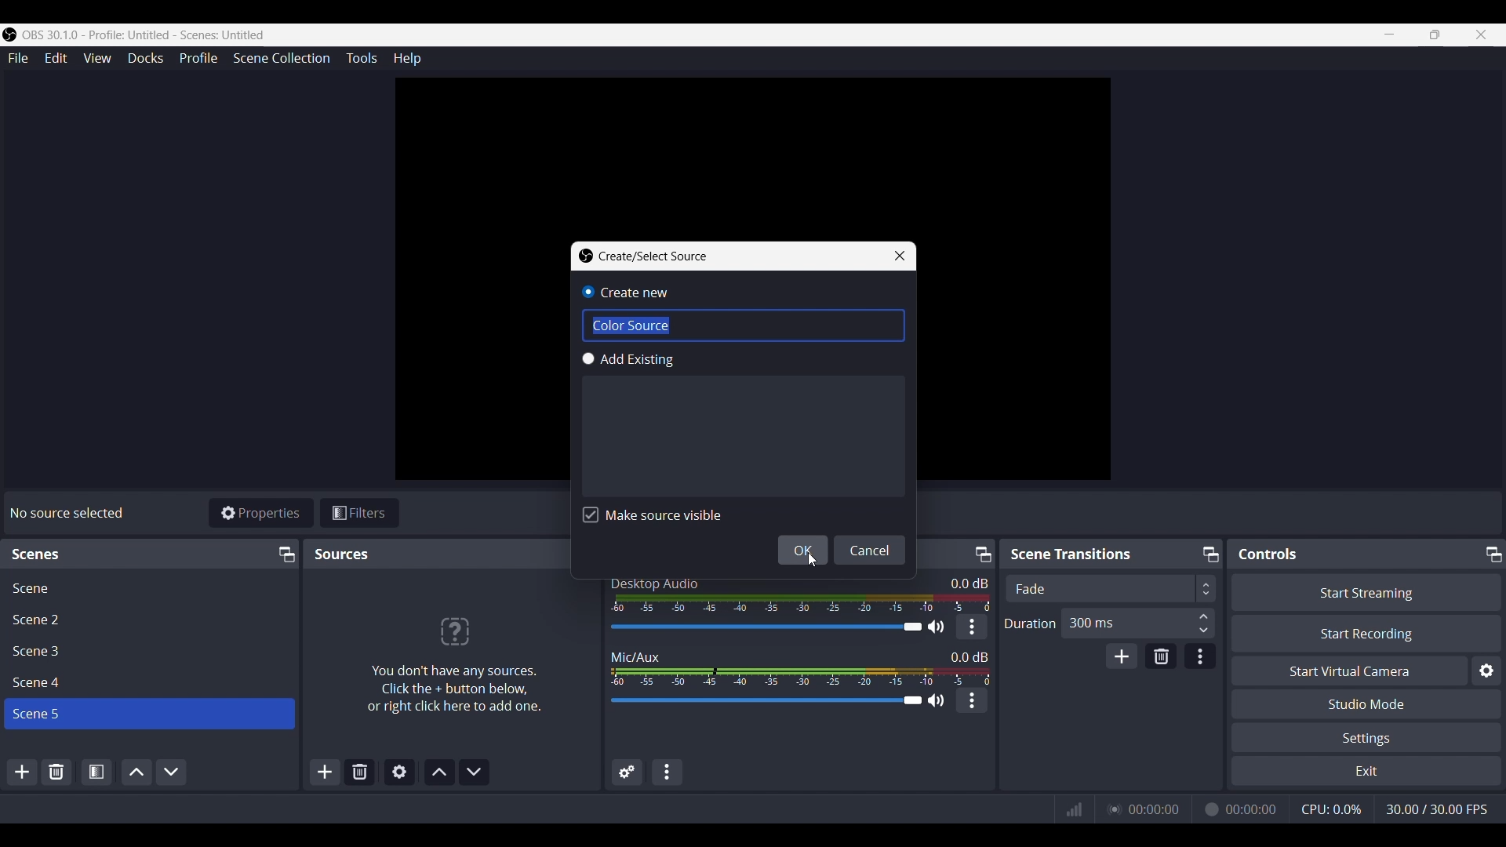  Describe the element at coordinates (146, 652) in the screenshot. I see `Scene File` at that location.